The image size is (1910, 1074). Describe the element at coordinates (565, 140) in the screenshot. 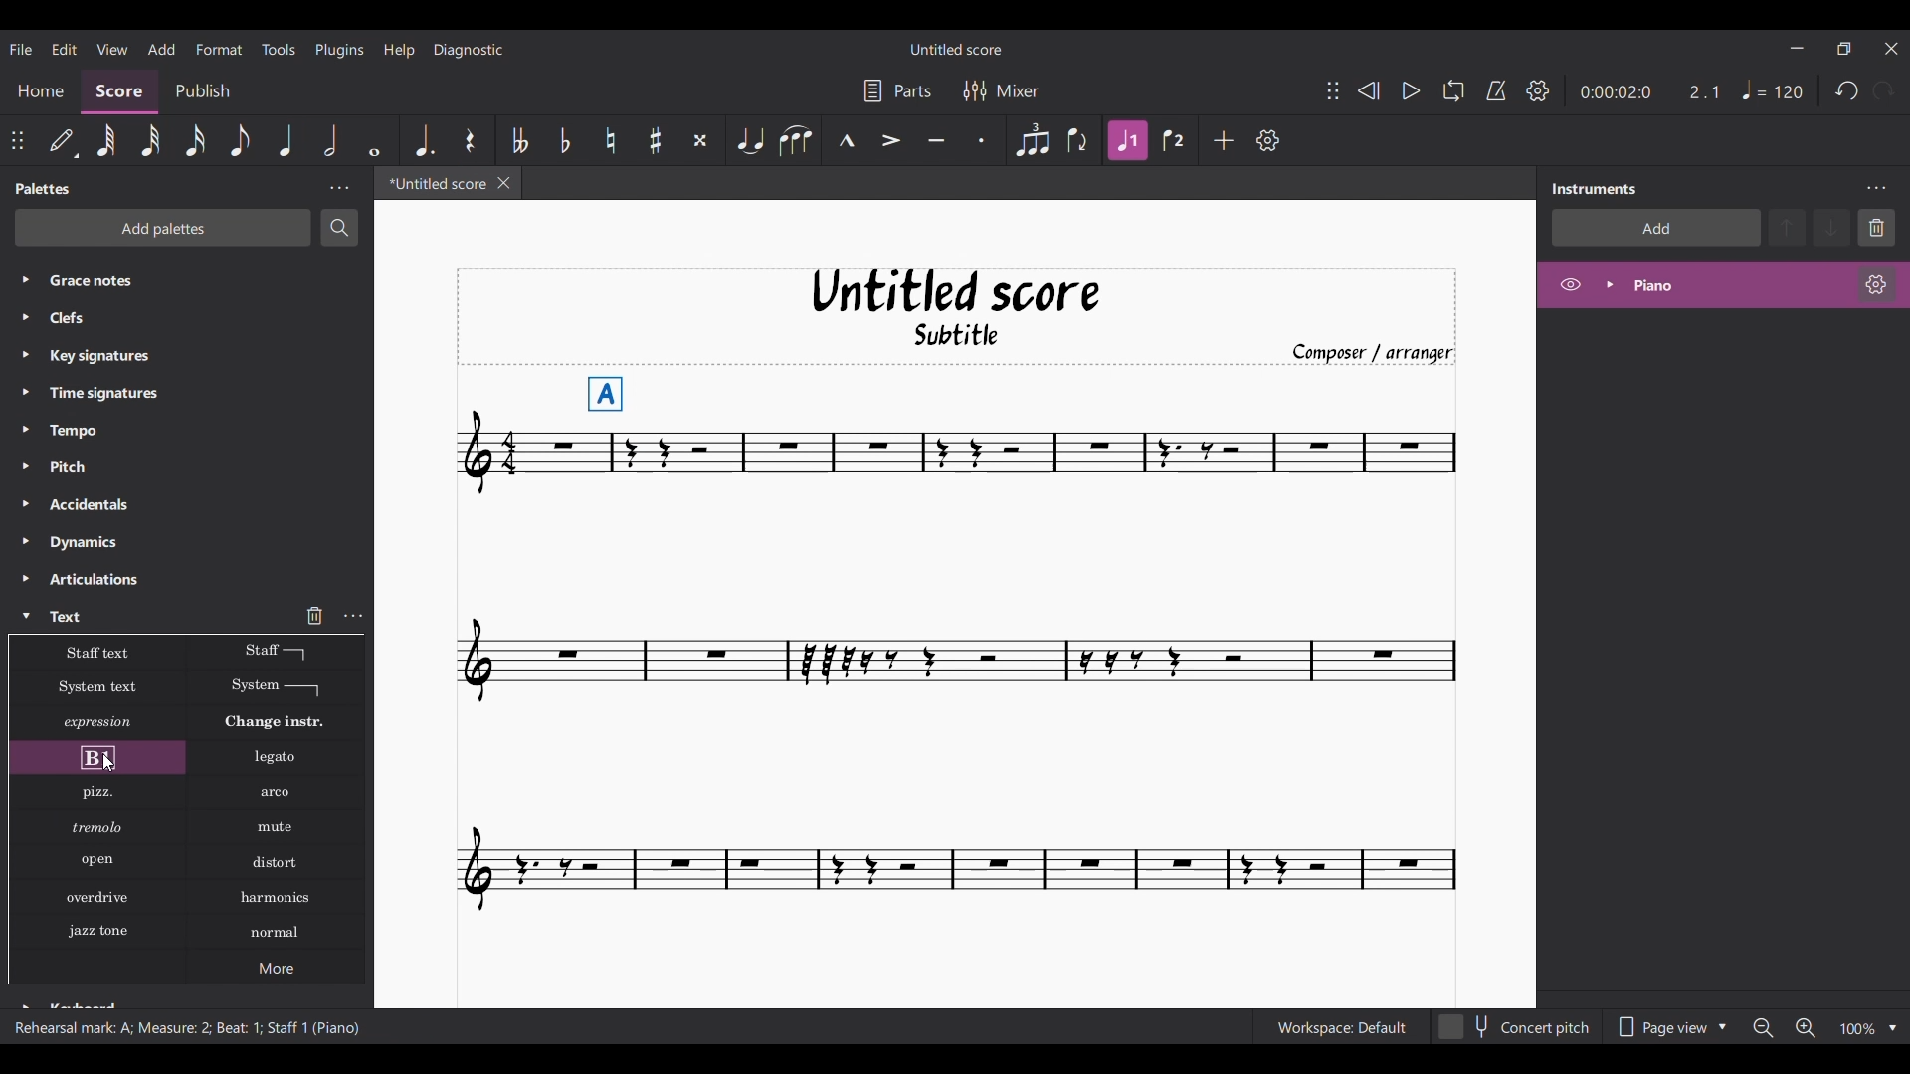

I see `Toggle flat` at that location.